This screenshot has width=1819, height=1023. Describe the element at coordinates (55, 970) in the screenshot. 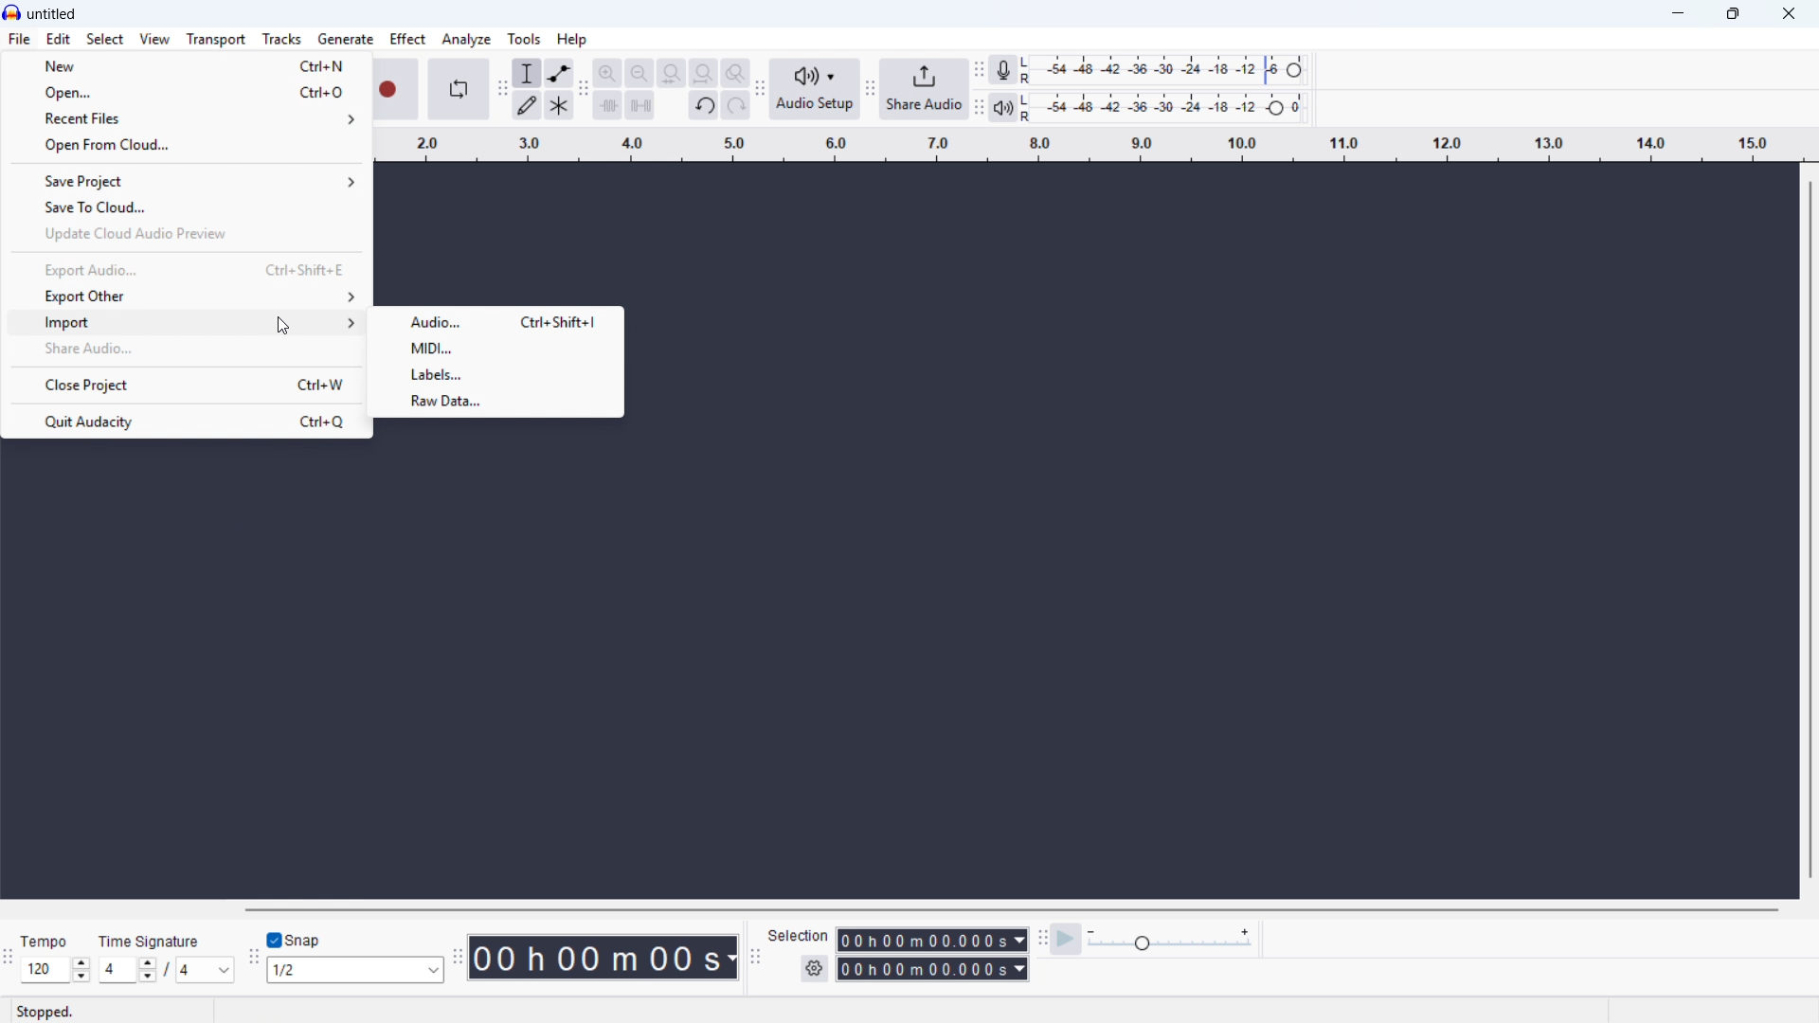

I see `Set tempo ` at that location.